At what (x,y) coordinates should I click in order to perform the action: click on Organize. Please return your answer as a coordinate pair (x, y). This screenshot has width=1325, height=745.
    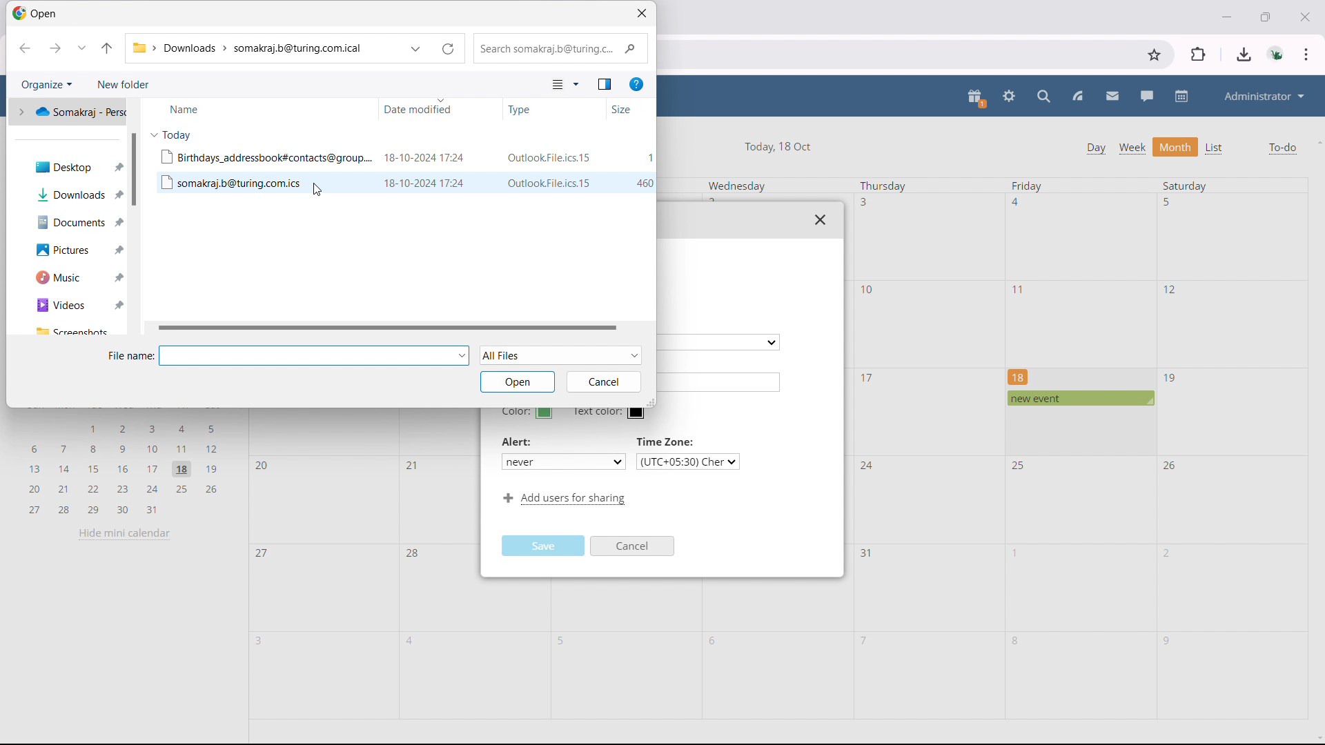
    Looking at the image, I should click on (45, 84).